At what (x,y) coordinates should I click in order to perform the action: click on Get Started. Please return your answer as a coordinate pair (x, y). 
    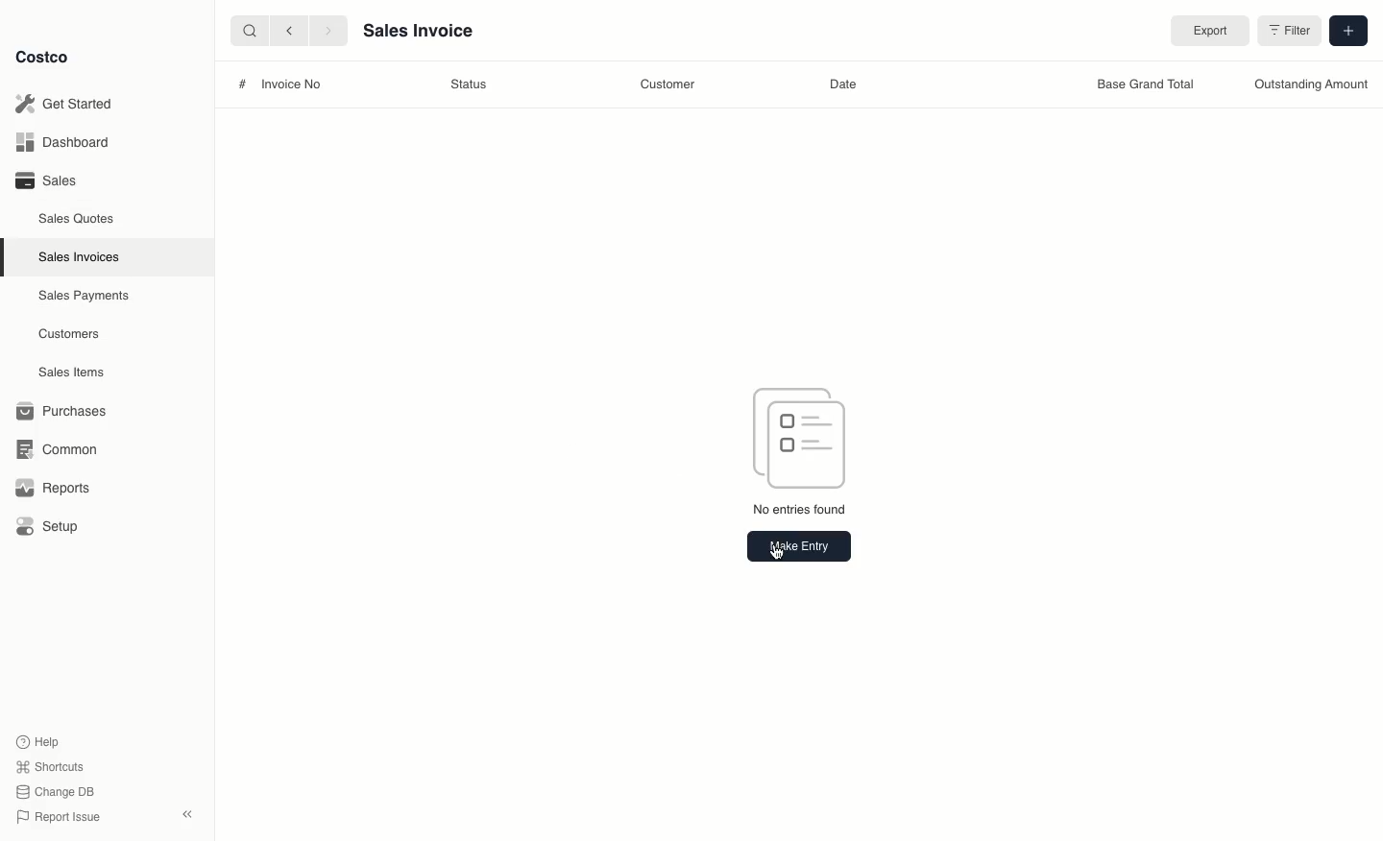
    Looking at the image, I should click on (67, 104).